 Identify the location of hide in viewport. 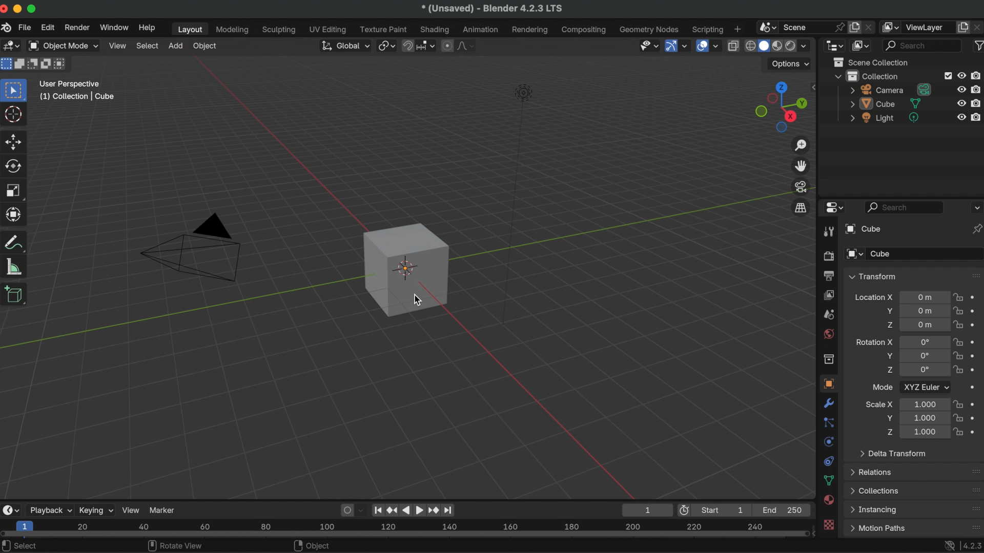
(961, 89).